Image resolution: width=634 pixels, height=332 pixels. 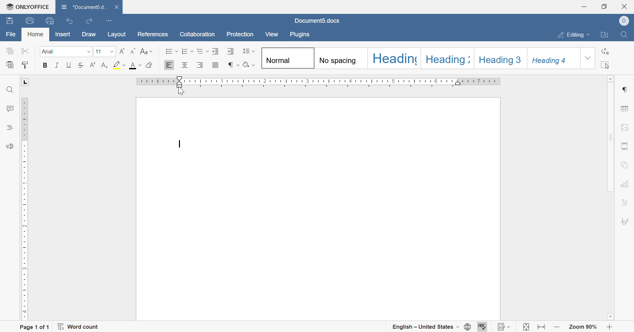 What do you see at coordinates (112, 52) in the screenshot?
I see `drop down` at bounding box center [112, 52].